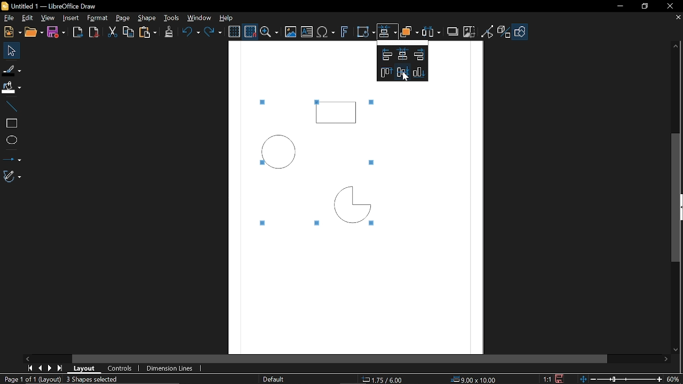 The width and height of the screenshot is (683, 384). I want to click on Rectangle, so click(335, 113).